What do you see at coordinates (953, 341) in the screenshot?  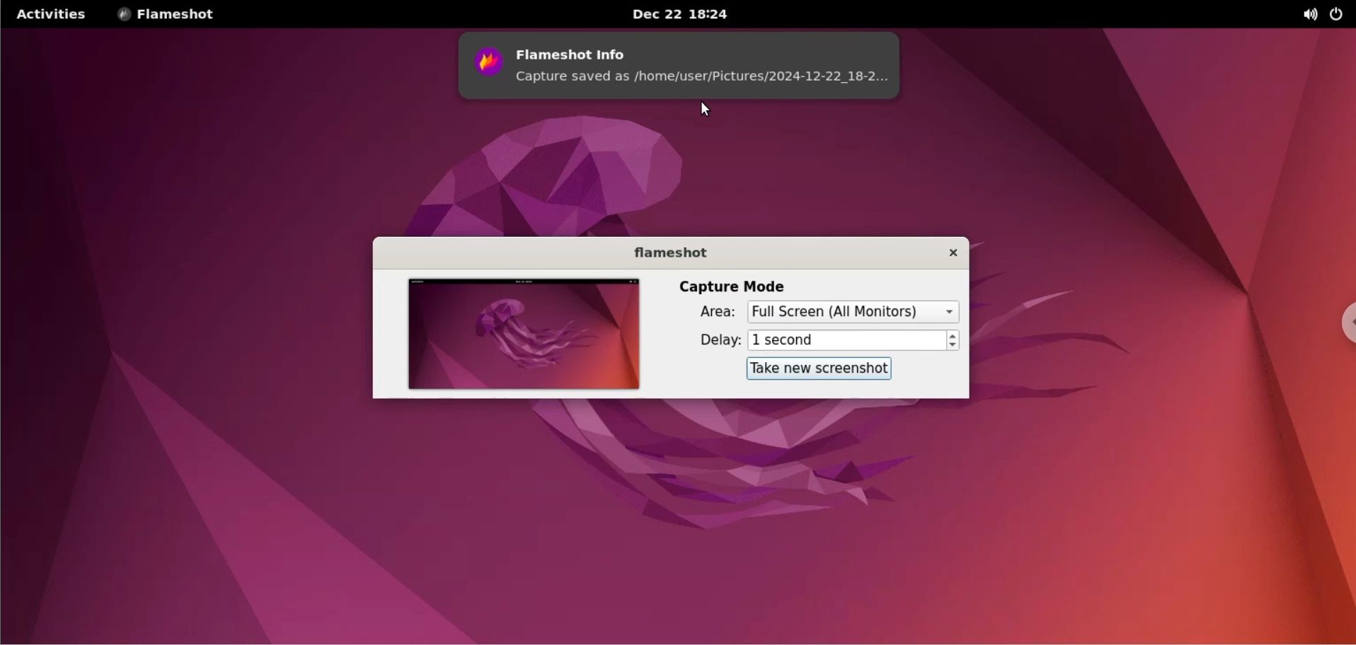 I see `increment or decrement delay` at bounding box center [953, 341].